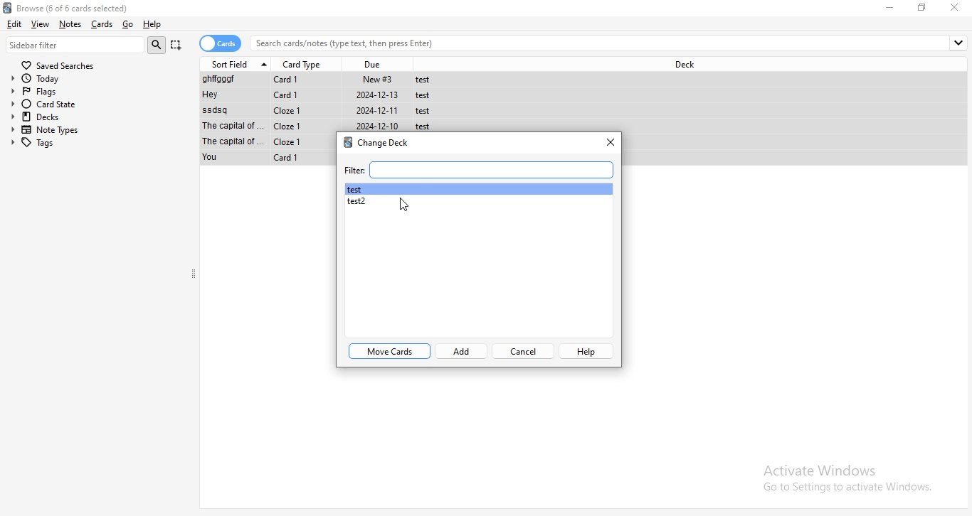 Image resolution: width=972 pixels, height=516 pixels. Describe the element at coordinates (221, 43) in the screenshot. I see `cards` at that location.